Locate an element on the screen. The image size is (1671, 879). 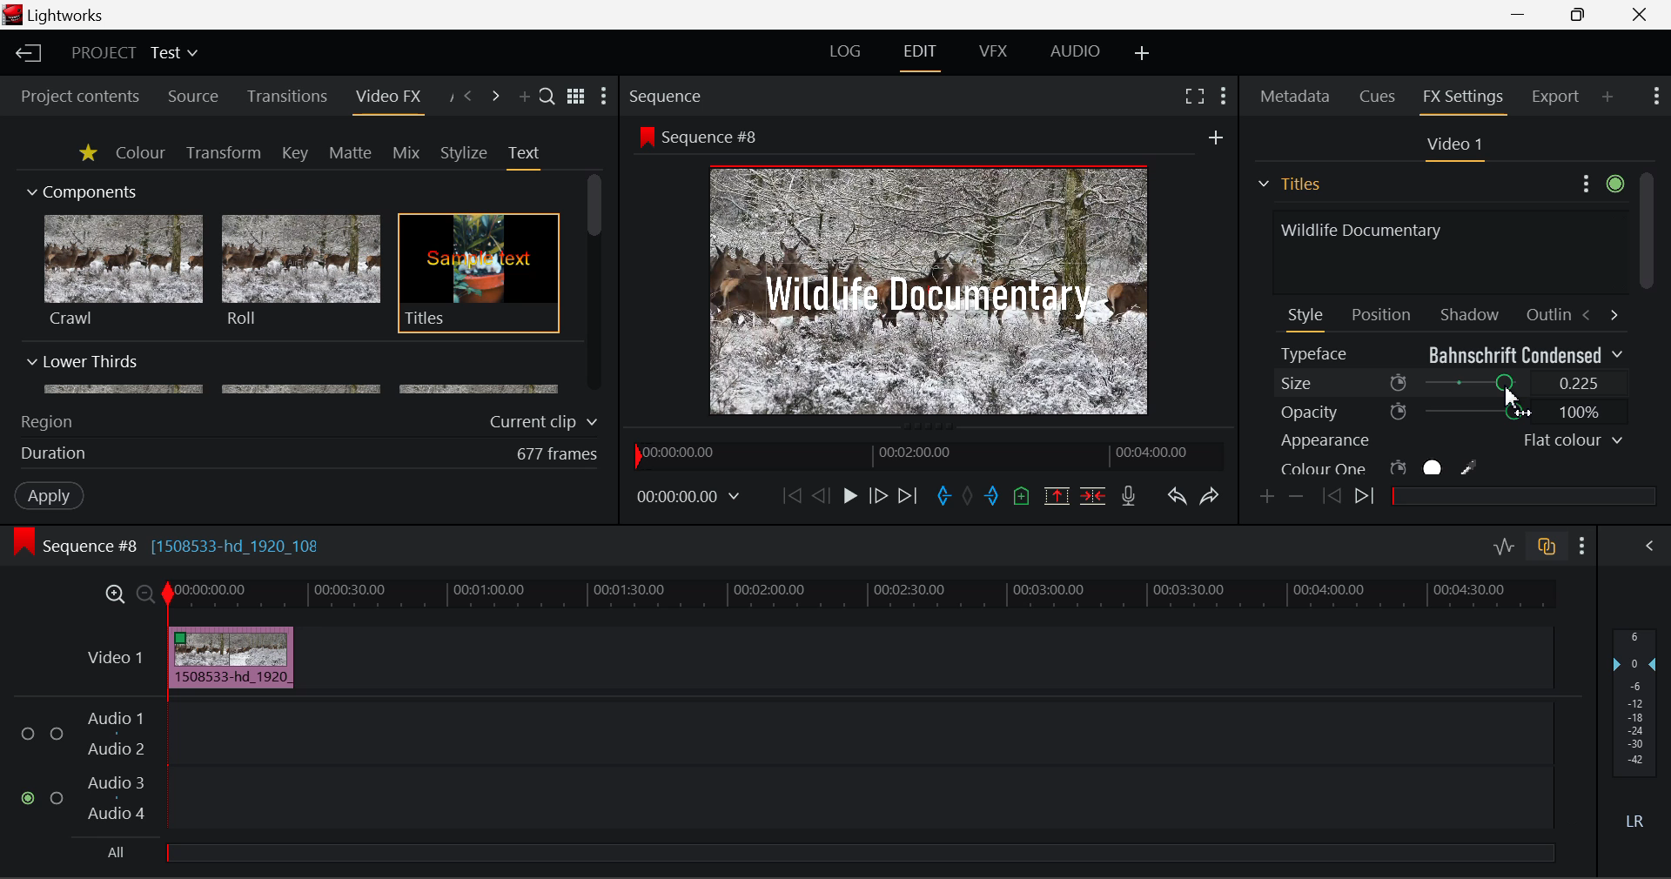
Show Audio Mix is located at coordinates (1647, 547).